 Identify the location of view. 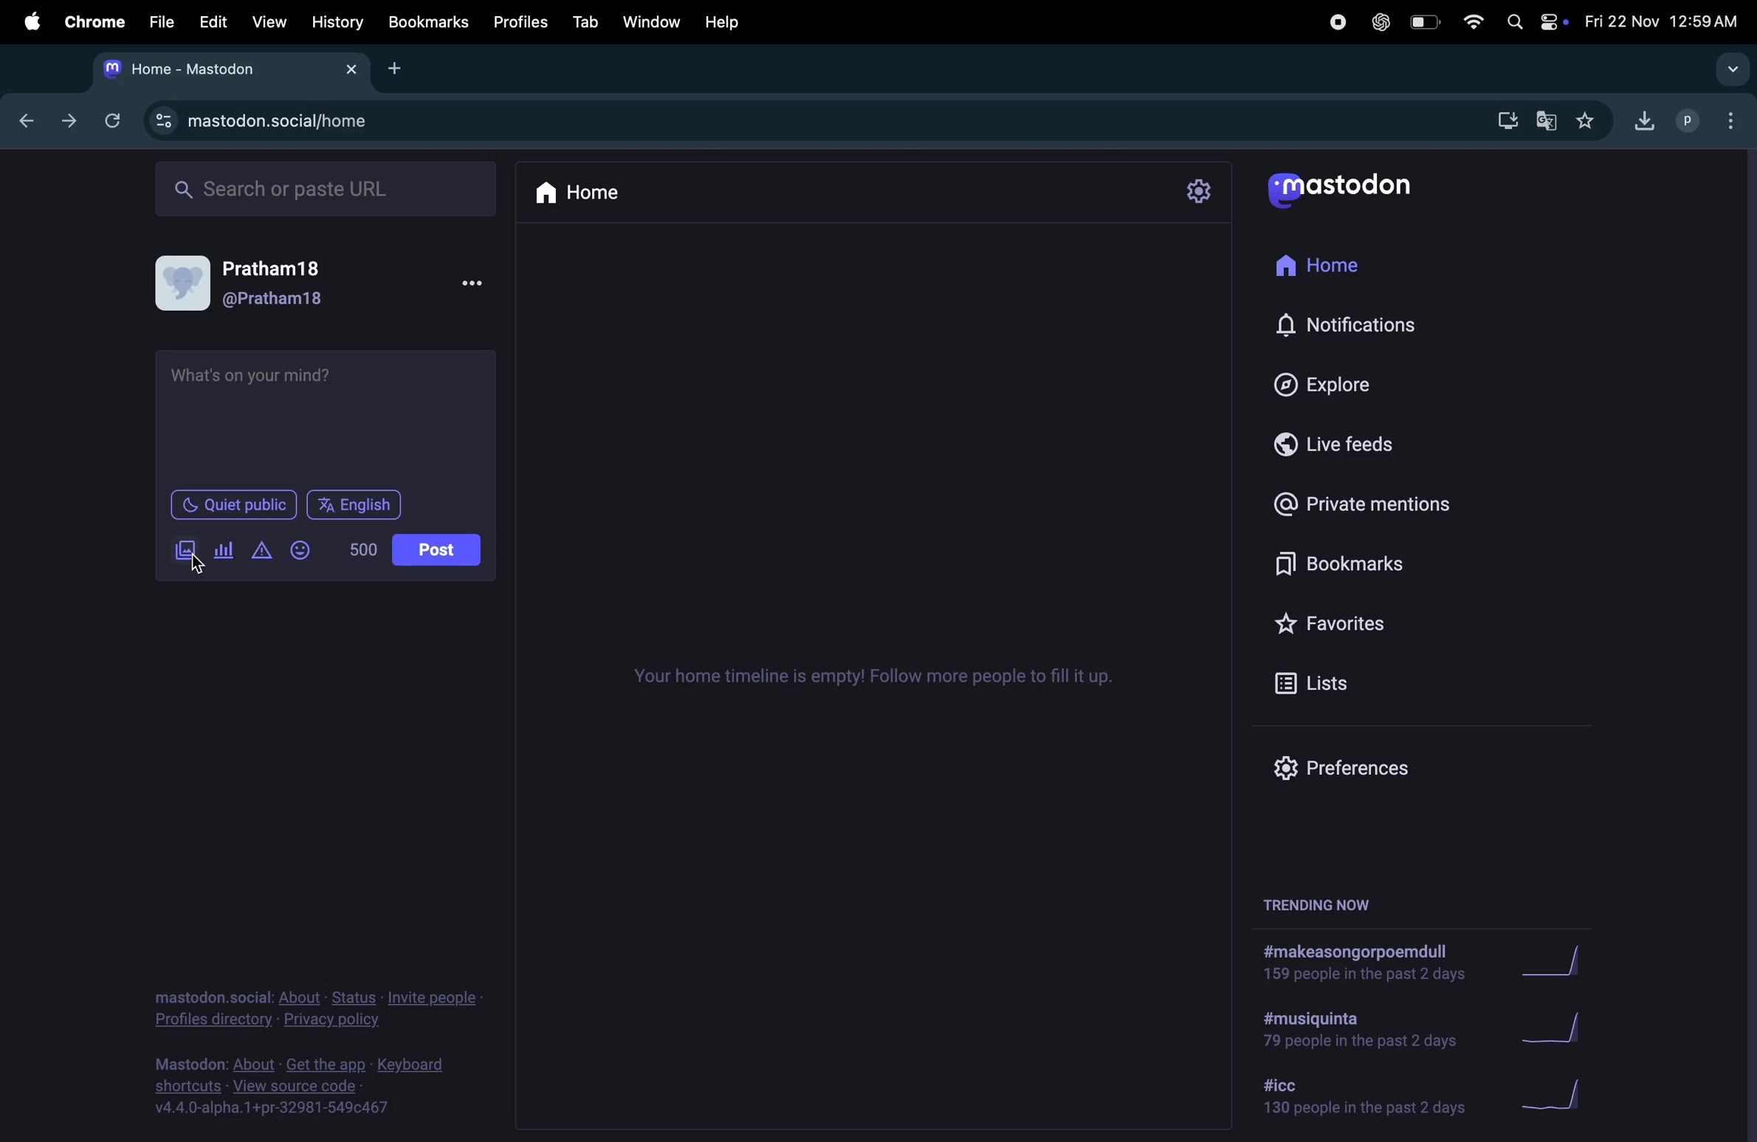
(269, 21).